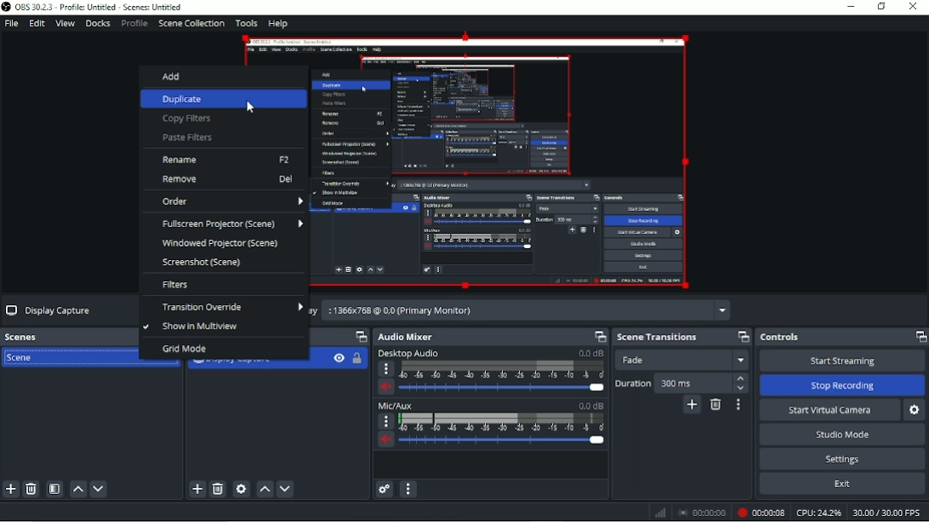 Image resolution: width=929 pixels, height=522 pixels. Describe the element at coordinates (177, 284) in the screenshot. I see `Filters` at that location.